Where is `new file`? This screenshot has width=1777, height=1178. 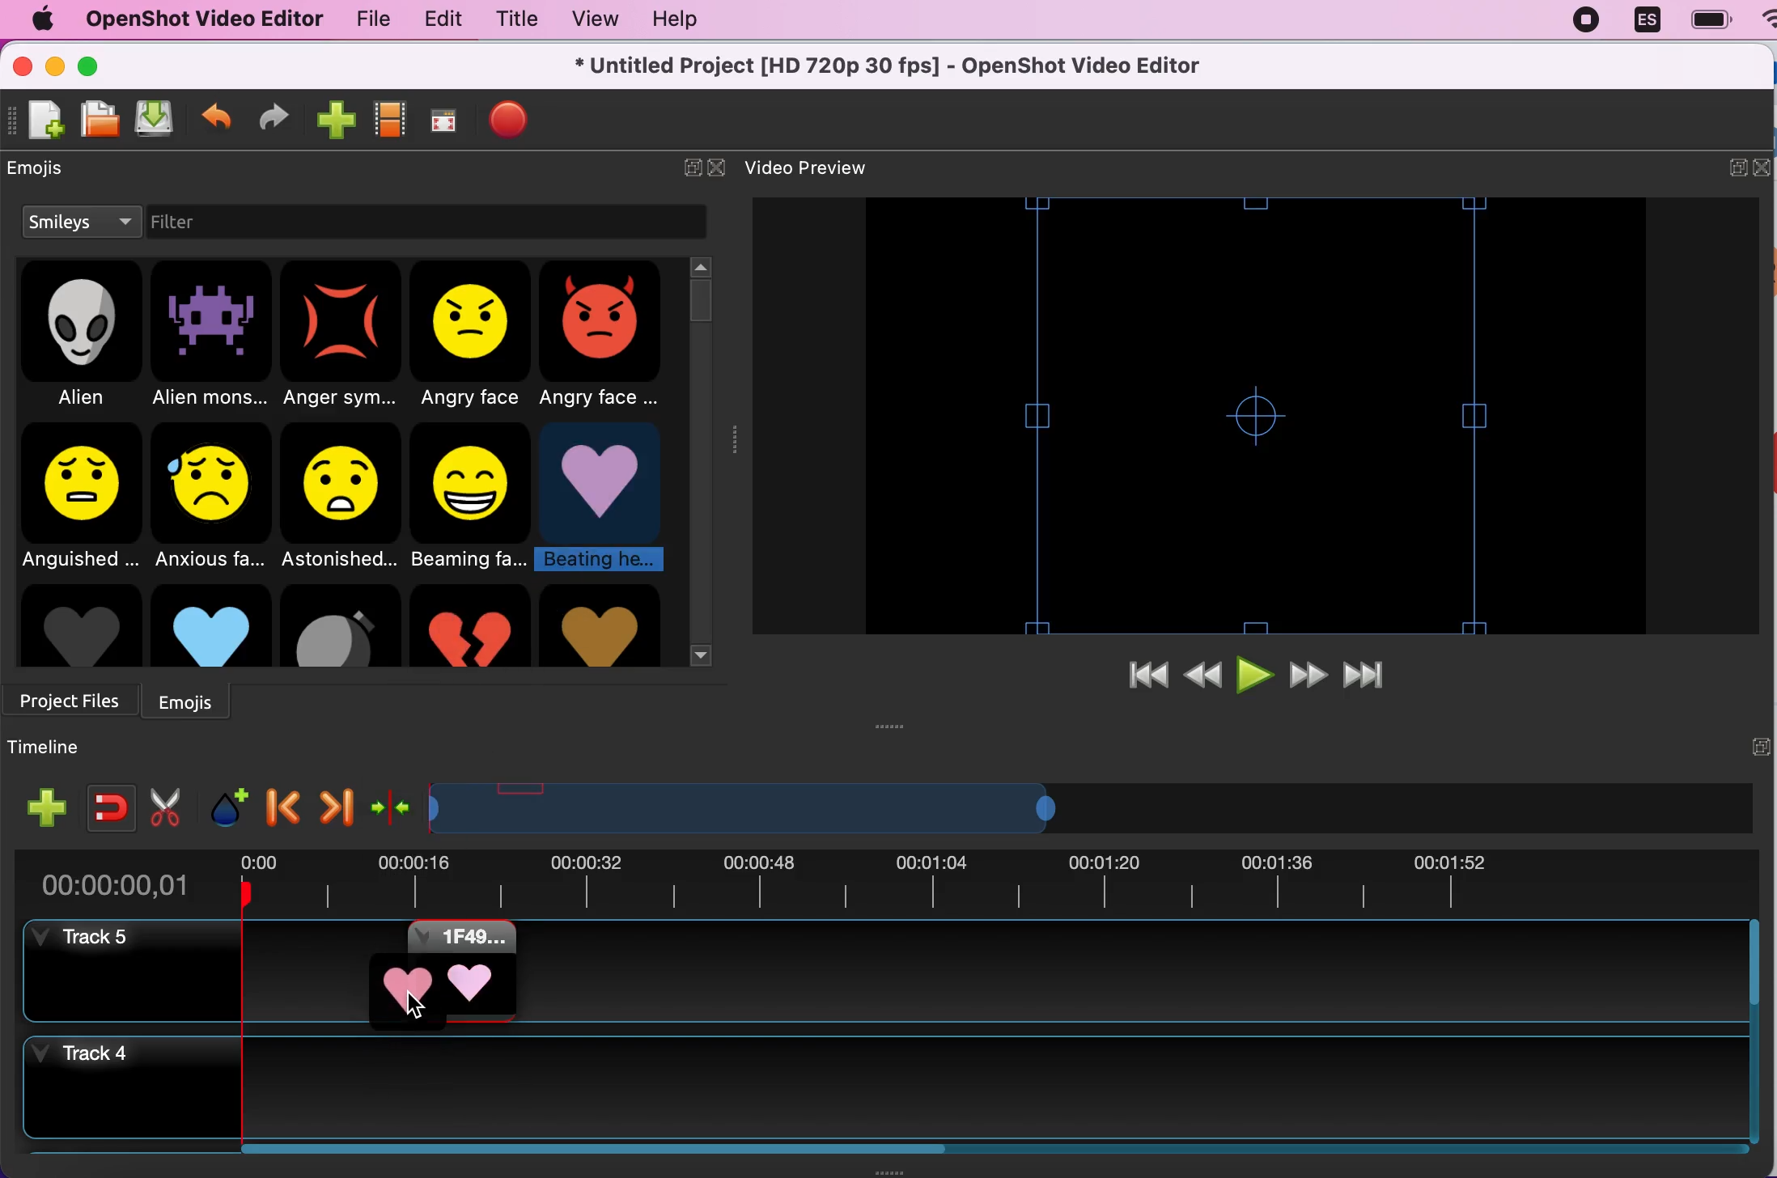 new file is located at coordinates (38, 127).